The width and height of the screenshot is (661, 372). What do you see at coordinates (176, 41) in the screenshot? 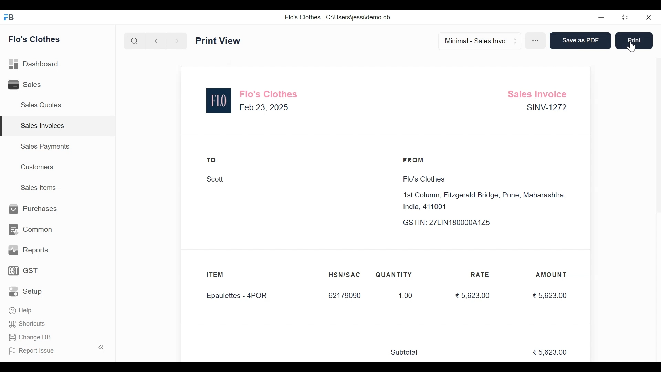
I see `Navigate Forward` at bounding box center [176, 41].